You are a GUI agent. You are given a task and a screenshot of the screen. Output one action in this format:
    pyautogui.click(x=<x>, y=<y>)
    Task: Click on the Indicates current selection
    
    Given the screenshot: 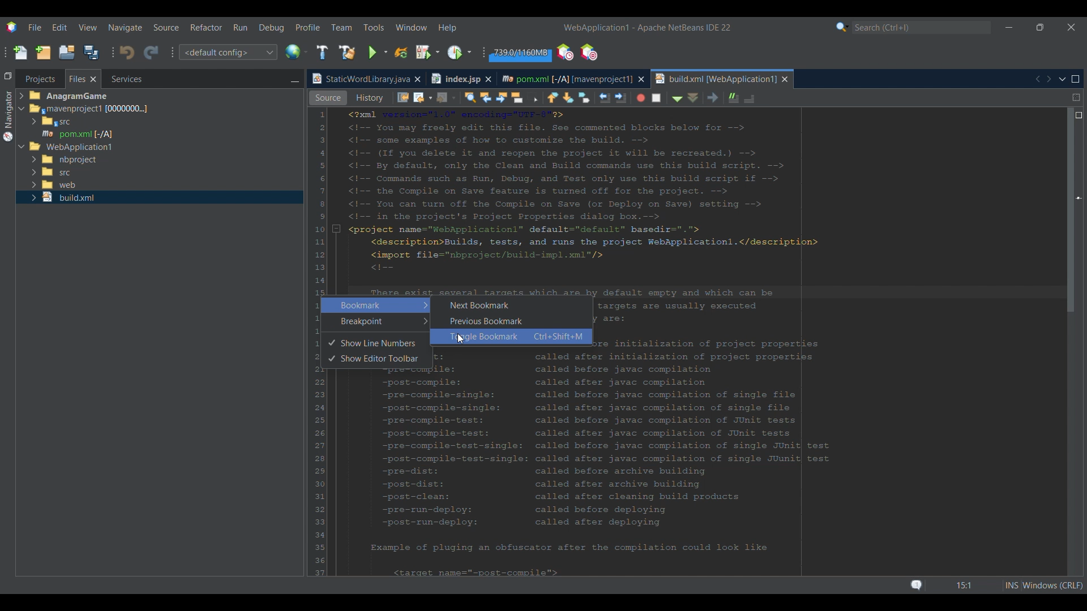 What is the action you would take?
    pyautogui.click(x=333, y=223)
    